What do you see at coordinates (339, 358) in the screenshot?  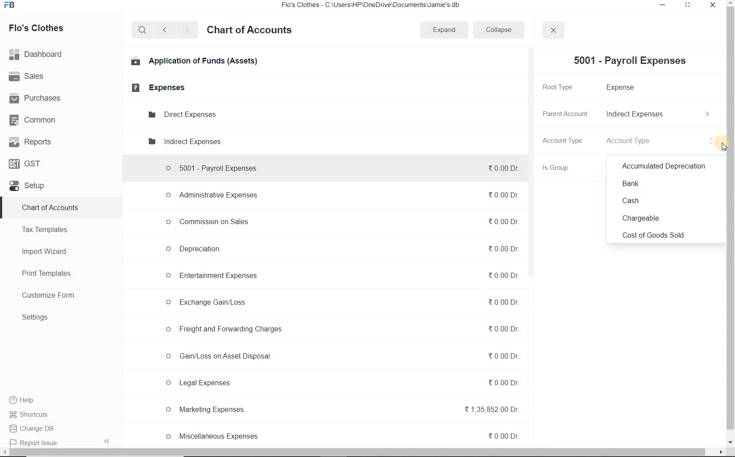 I see `© Gain/Loss on Asset Disposal %0.00Dr.` at bounding box center [339, 358].